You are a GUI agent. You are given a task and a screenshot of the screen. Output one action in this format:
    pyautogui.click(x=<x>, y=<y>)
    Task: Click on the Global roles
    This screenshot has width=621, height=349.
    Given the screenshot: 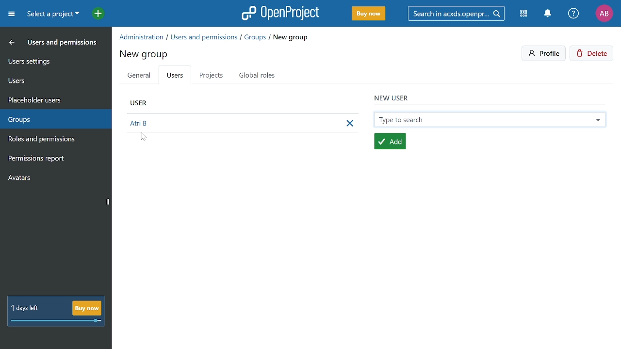 What is the action you would take?
    pyautogui.click(x=259, y=75)
    